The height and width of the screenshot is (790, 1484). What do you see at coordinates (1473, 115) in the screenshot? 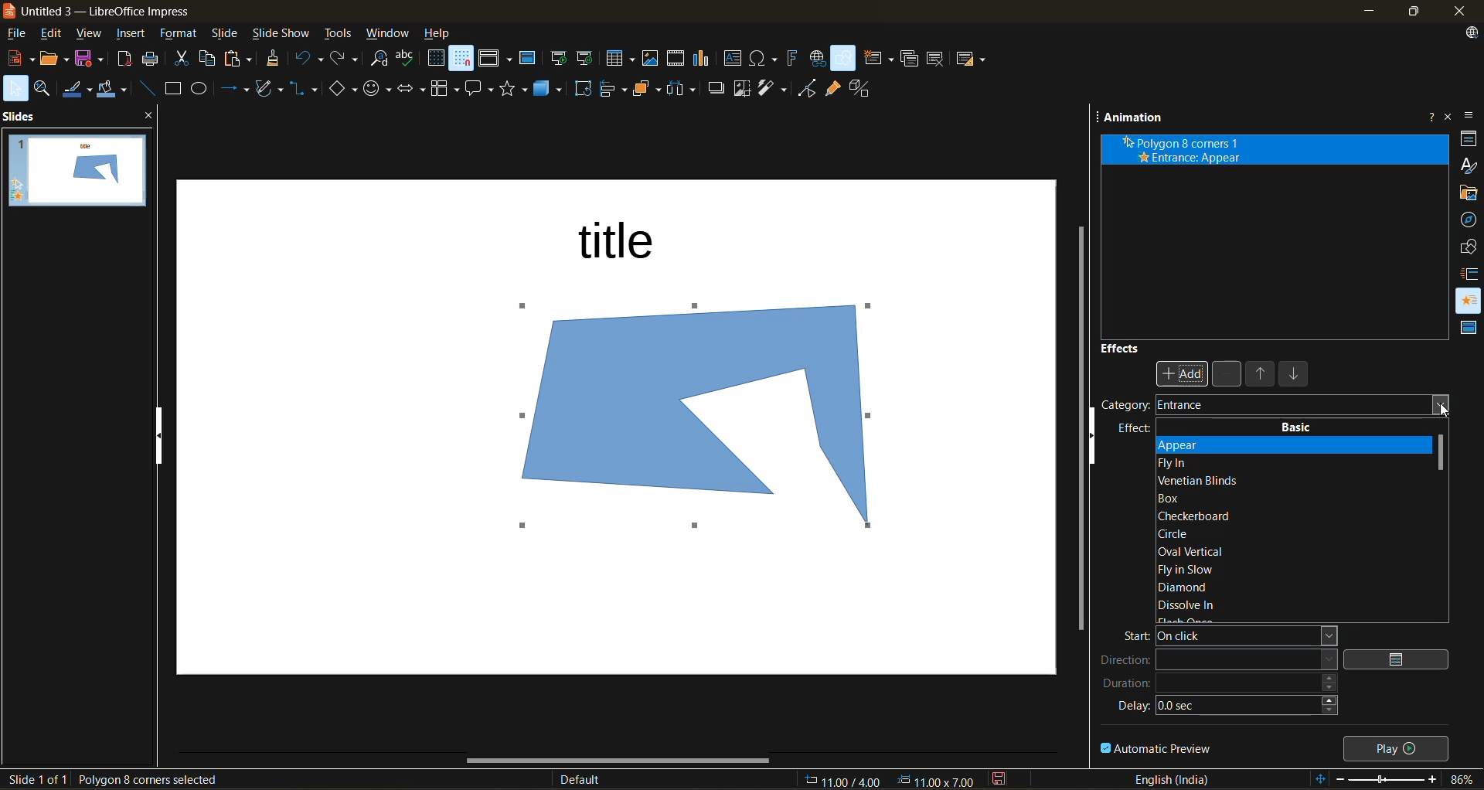
I see `sidebar settings` at bounding box center [1473, 115].